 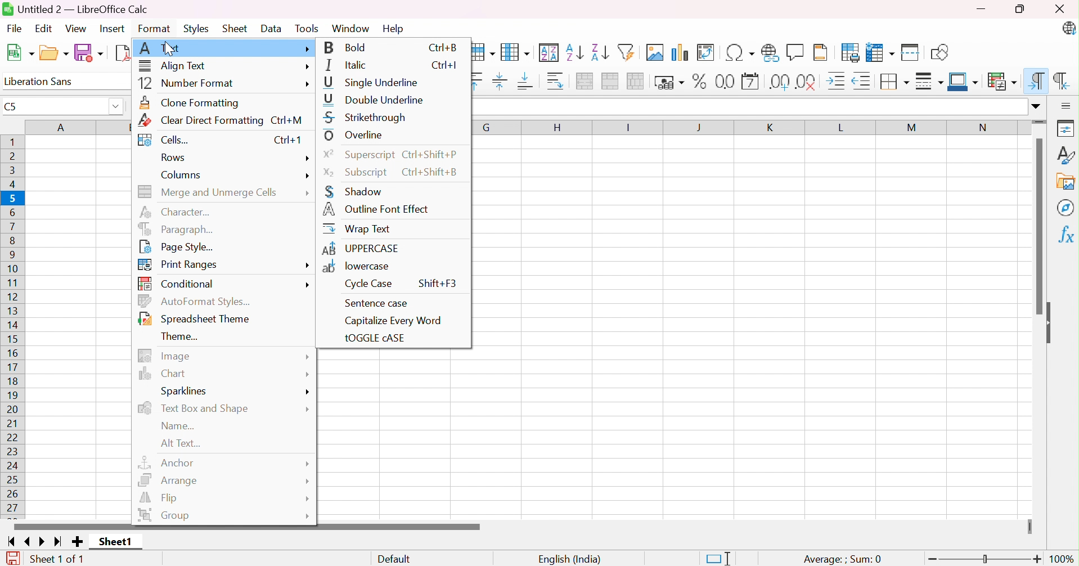 What do you see at coordinates (272, 29) in the screenshot?
I see `Data` at bounding box center [272, 29].